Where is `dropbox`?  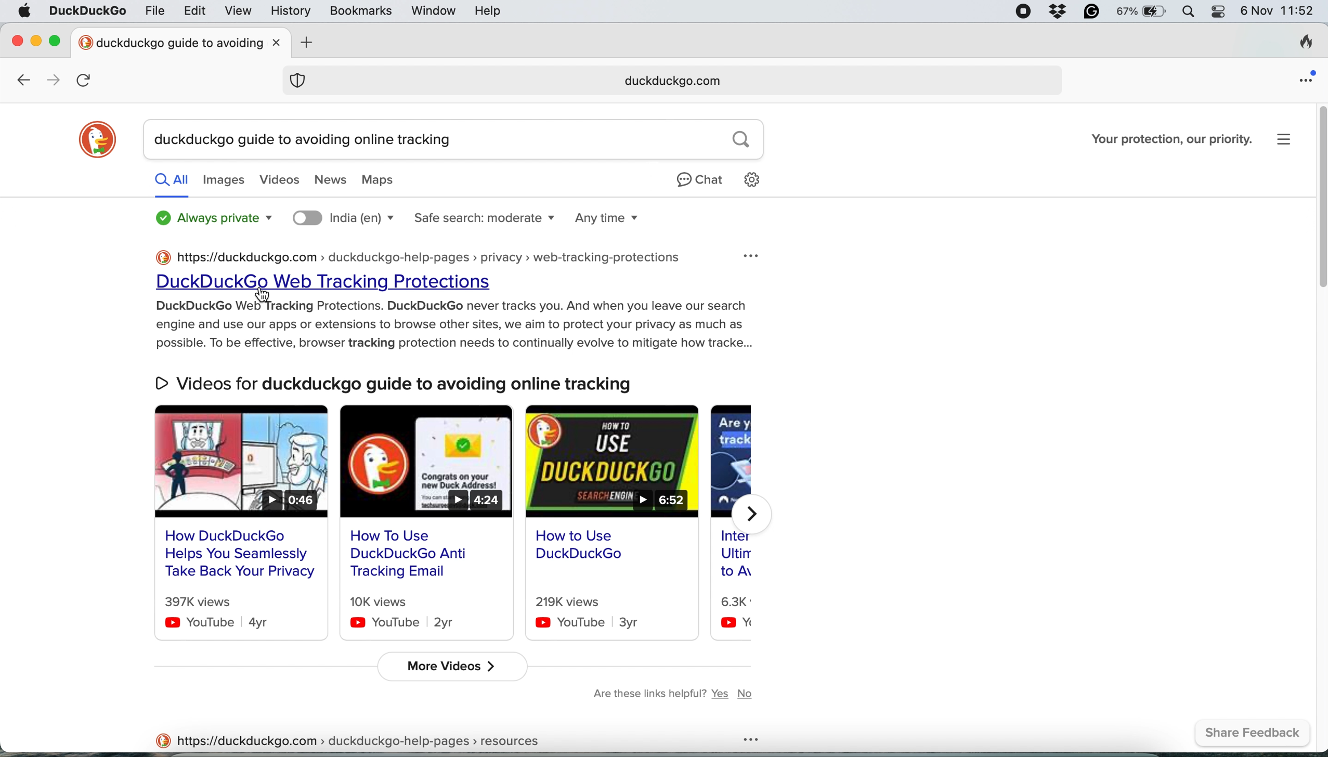
dropbox is located at coordinates (1062, 11).